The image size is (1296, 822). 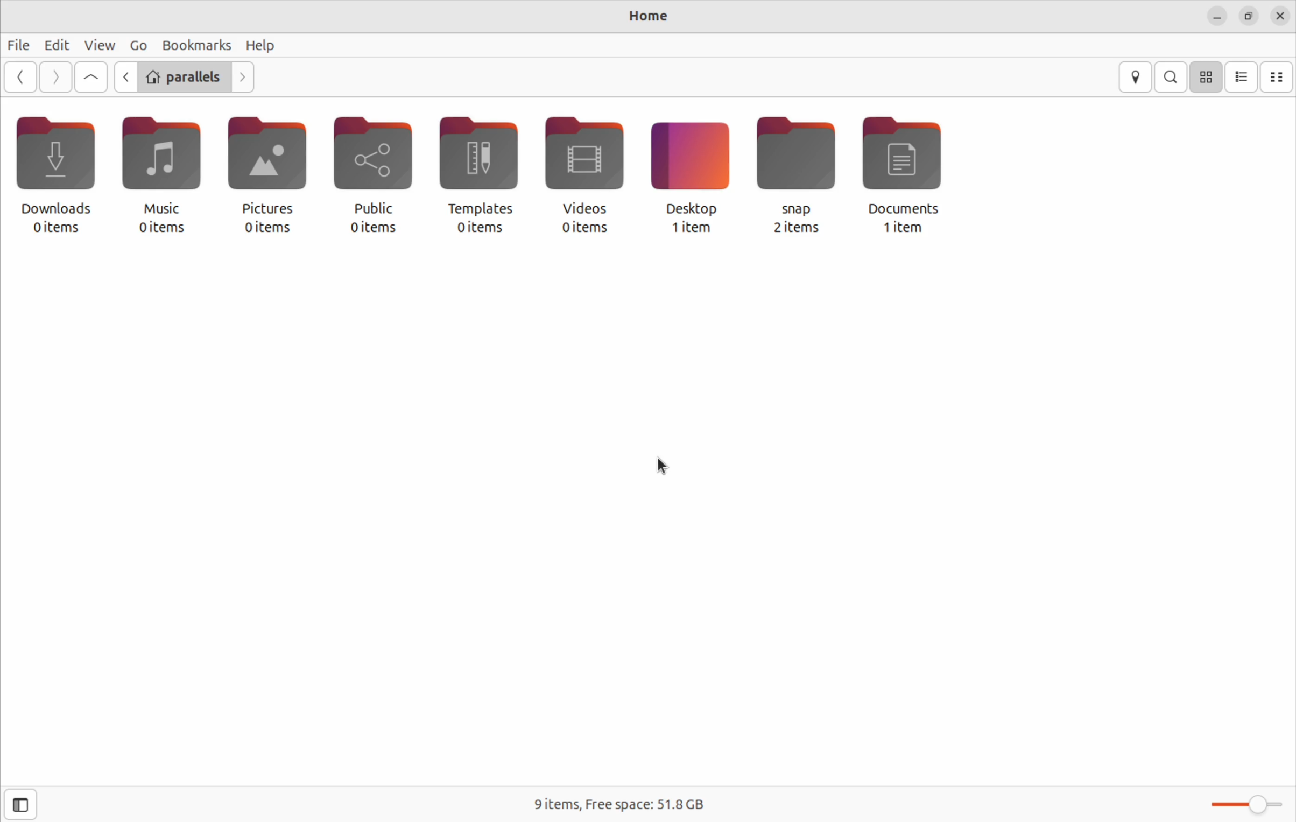 I want to click on book marks, so click(x=195, y=43).